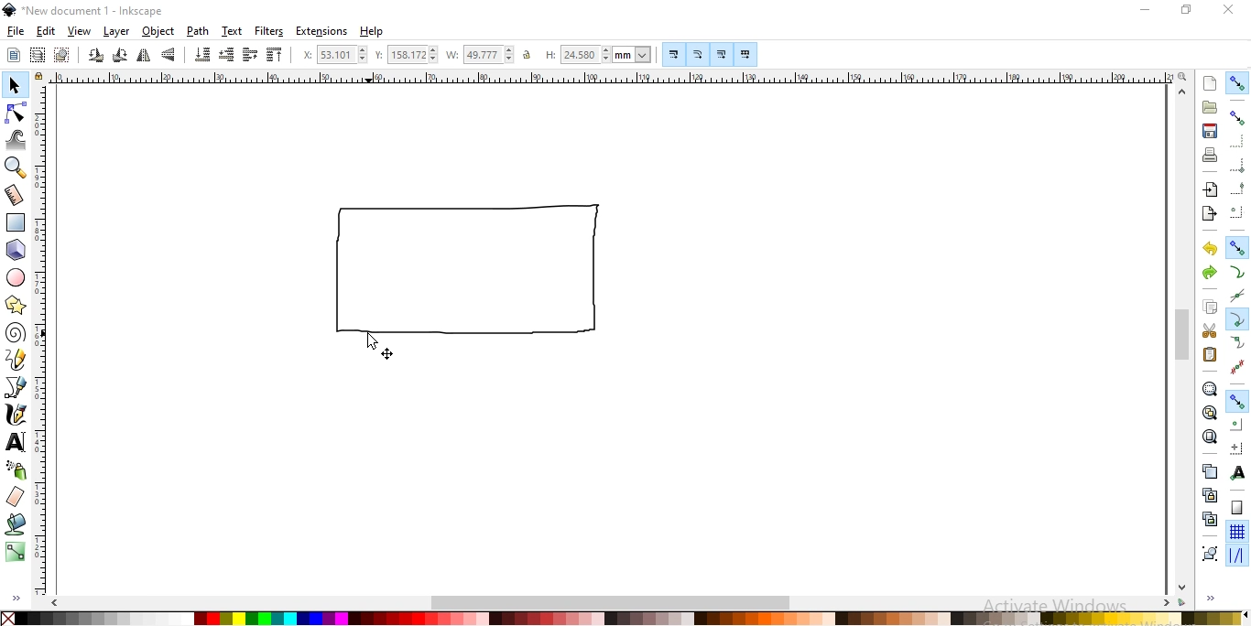 Image resolution: width=1251 pixels, height=626 pixels. What do you see at coordinates (596, 53) in the screenshot?
I see `height of selection` at bounding box center [596, 53].